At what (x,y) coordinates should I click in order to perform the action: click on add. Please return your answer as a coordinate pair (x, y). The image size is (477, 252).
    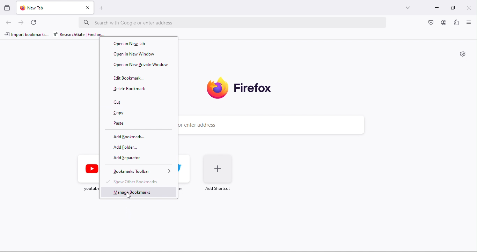
    Looking at the image, I should click on (103, 8).